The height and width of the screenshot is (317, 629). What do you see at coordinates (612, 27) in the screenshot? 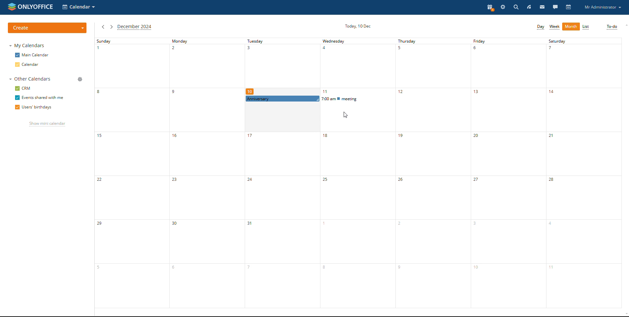
I see `to-do` at bounding box center [612, 27].